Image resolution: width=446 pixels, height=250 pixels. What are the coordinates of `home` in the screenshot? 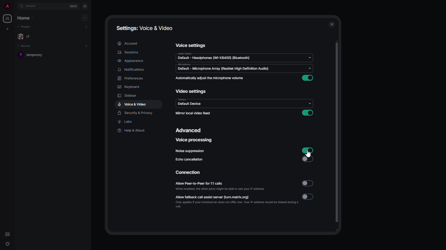 It's located at (25, 19).